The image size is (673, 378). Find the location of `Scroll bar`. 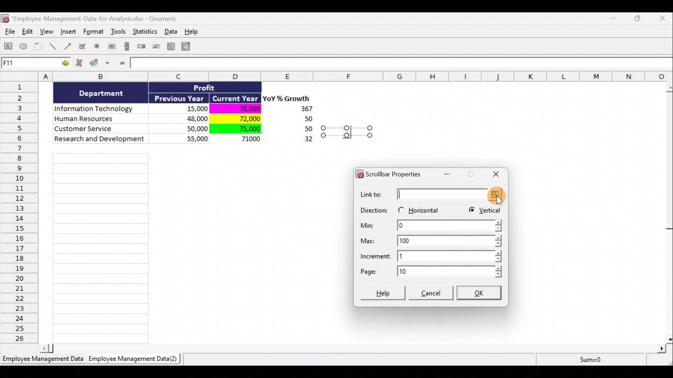

Scroll bar is located at coordinates (355, 347).